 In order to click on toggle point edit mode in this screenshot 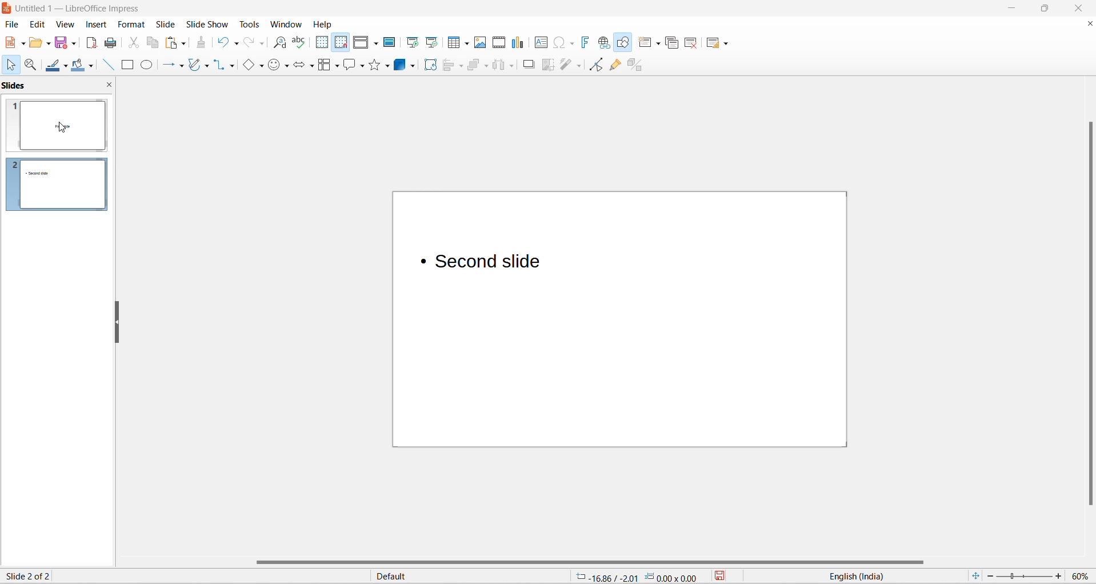, I will do `click(598, 66)`.